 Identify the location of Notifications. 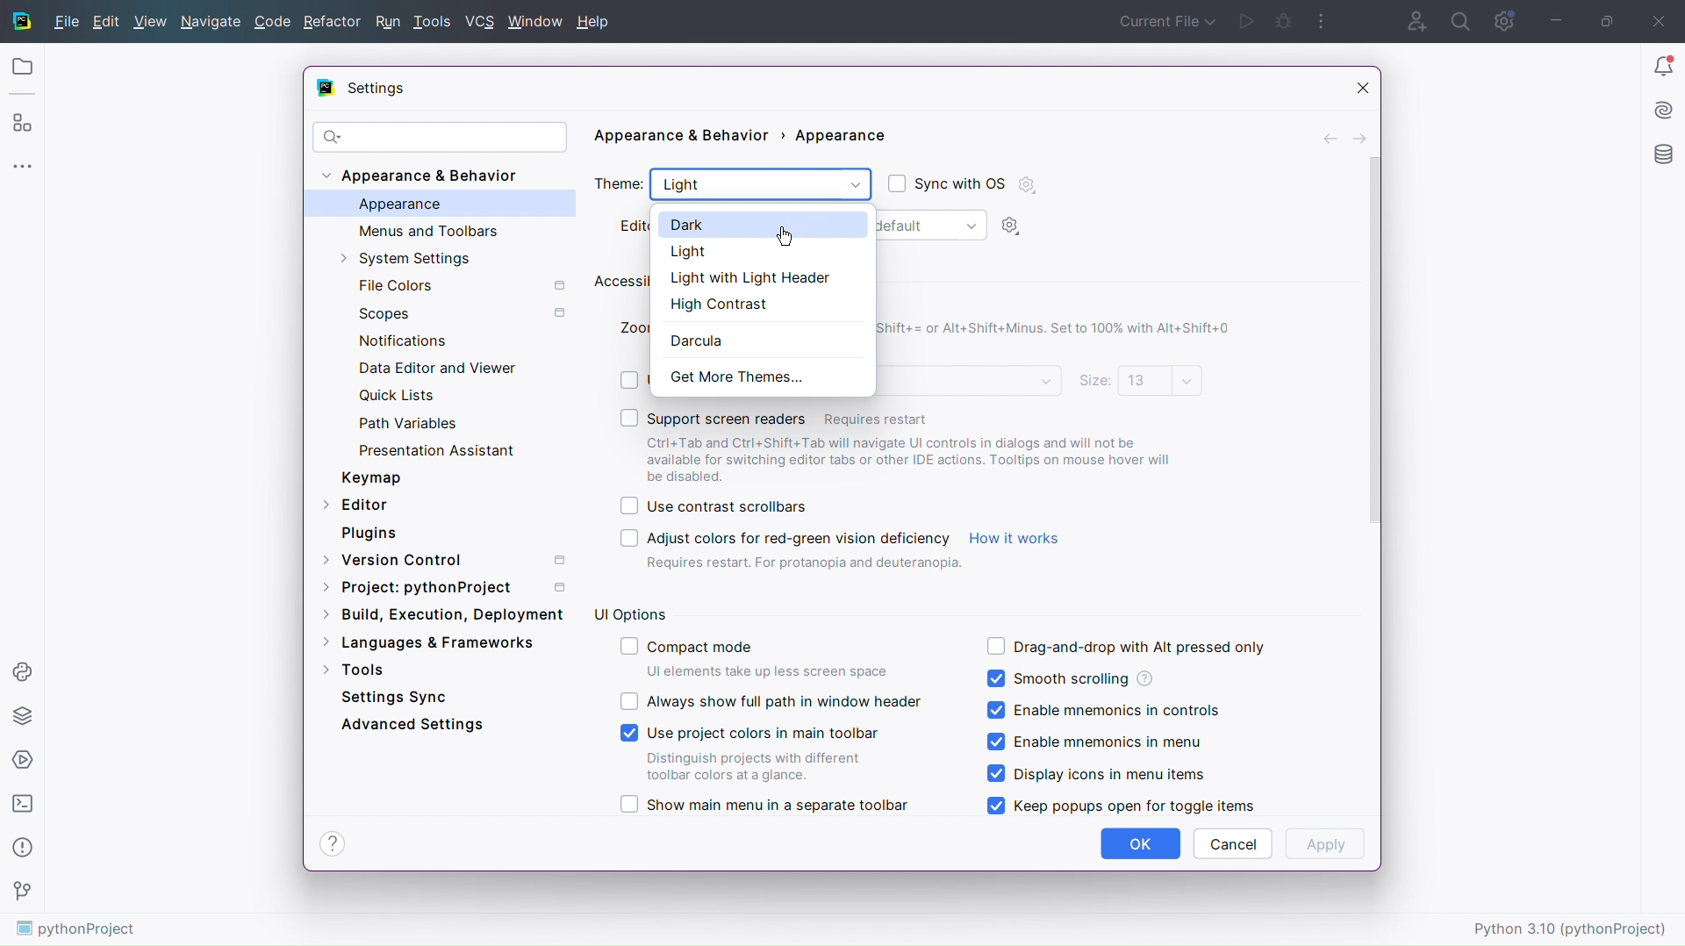
(1660, 65).